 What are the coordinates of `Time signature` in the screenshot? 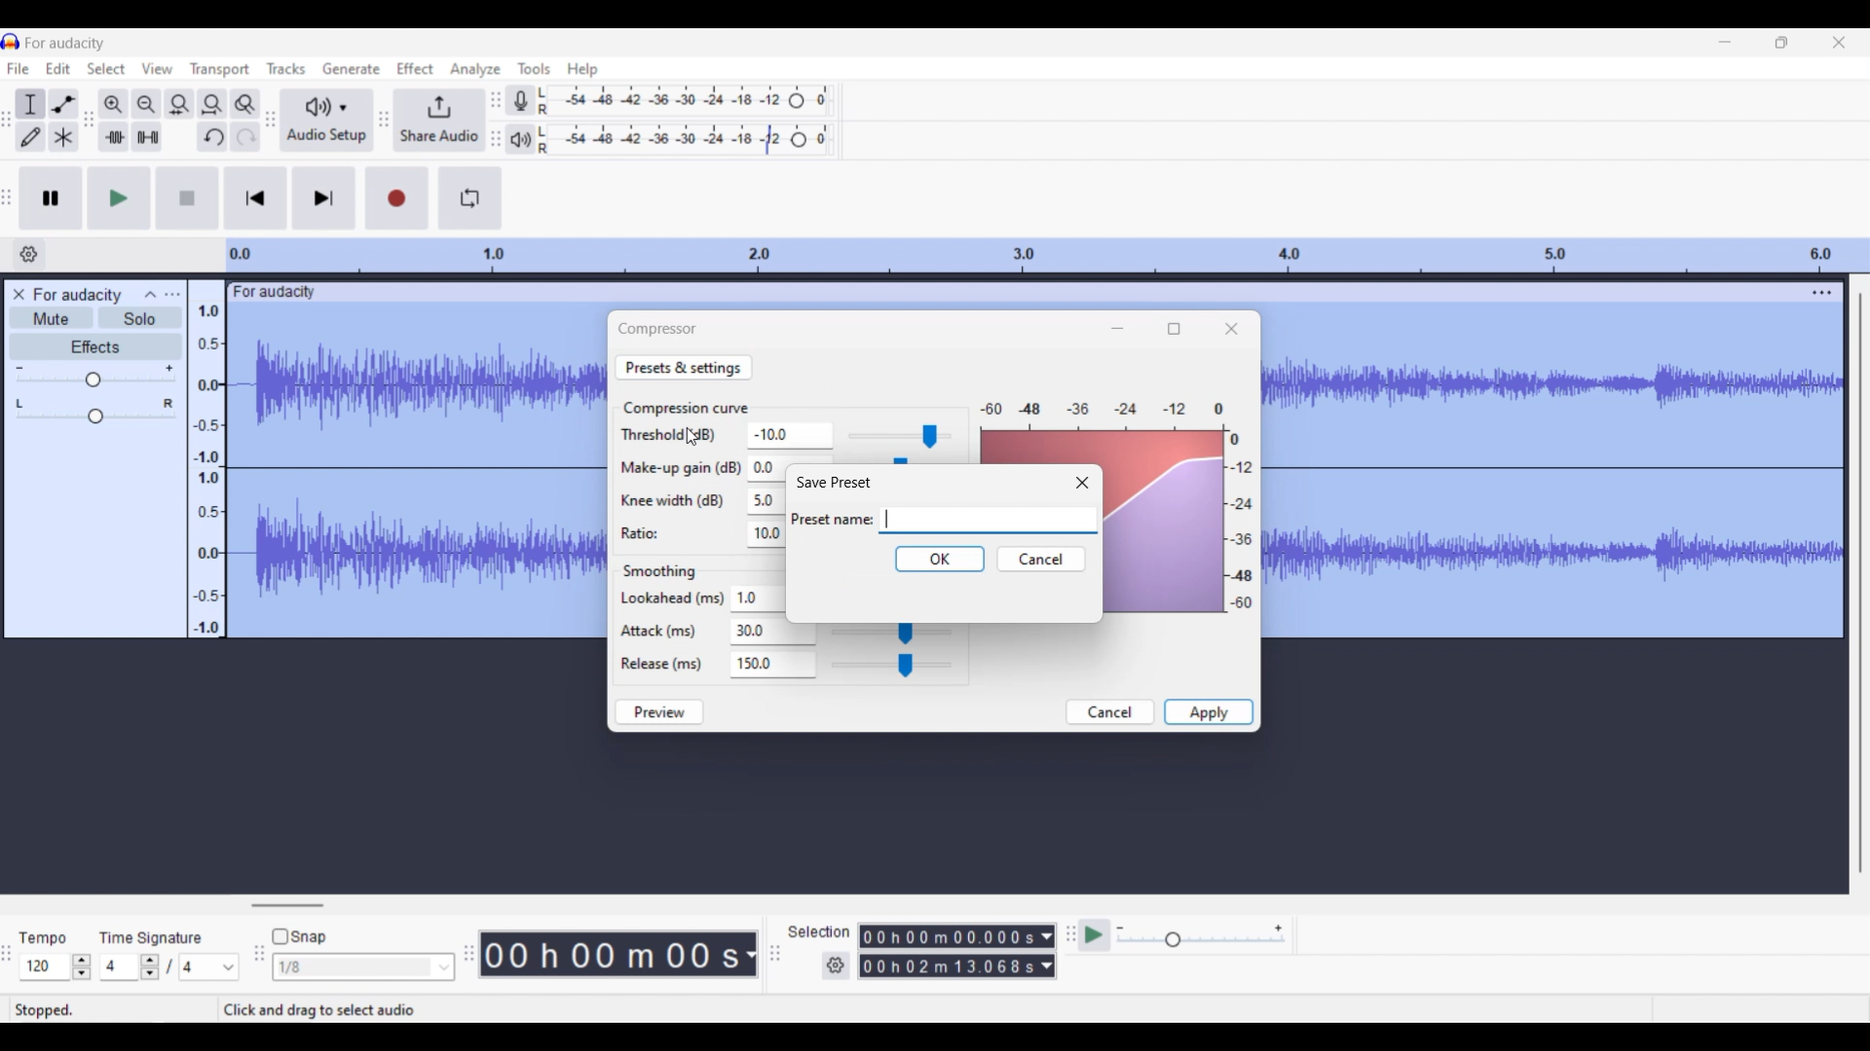 It's located at (152, 937).